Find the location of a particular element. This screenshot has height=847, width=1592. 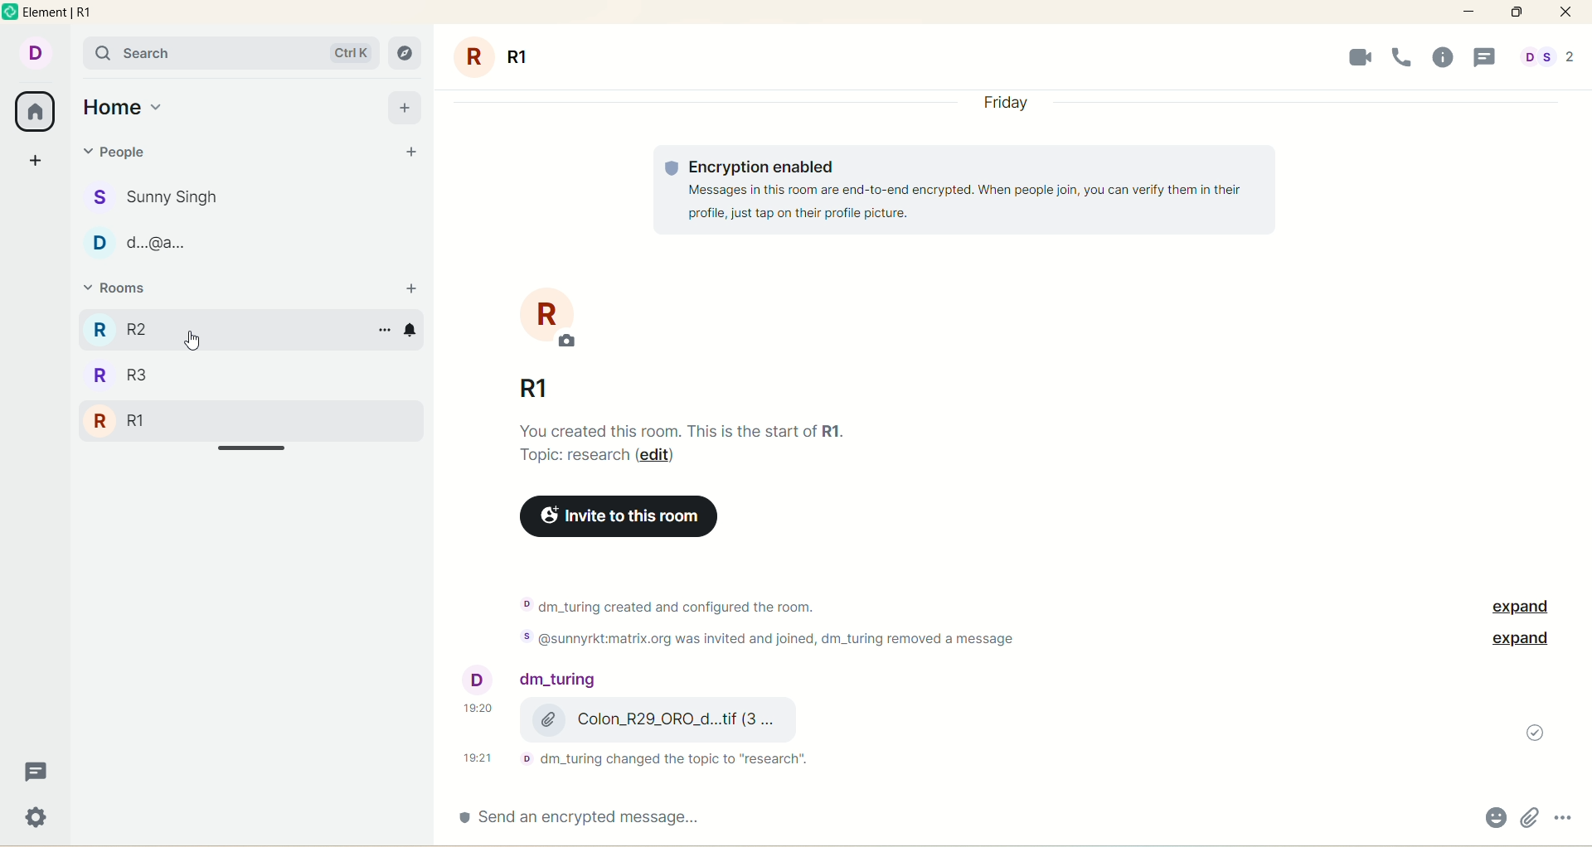

all rooms is located at coordinates (33, 112).